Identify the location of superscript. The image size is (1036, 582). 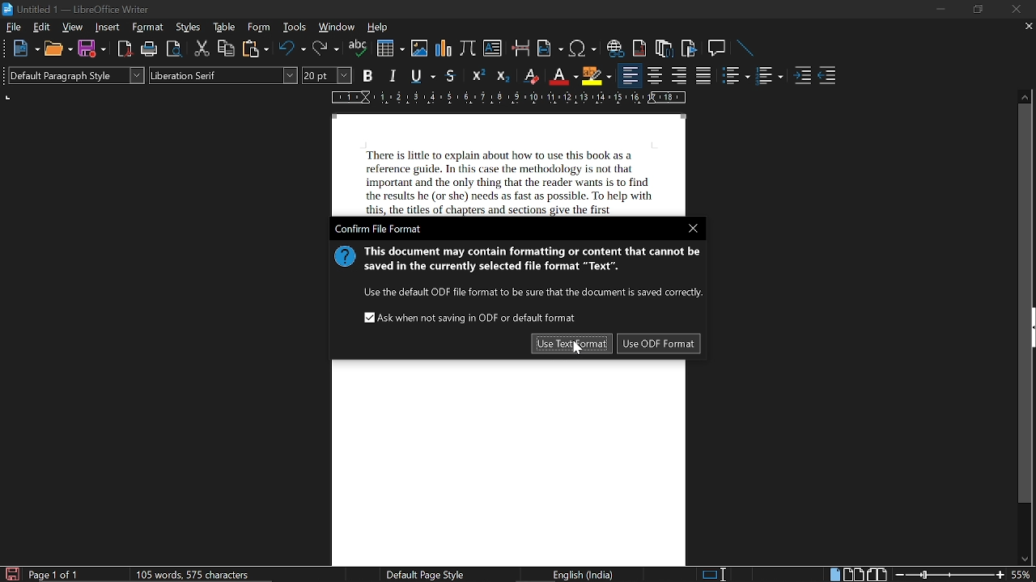
(478, 76).